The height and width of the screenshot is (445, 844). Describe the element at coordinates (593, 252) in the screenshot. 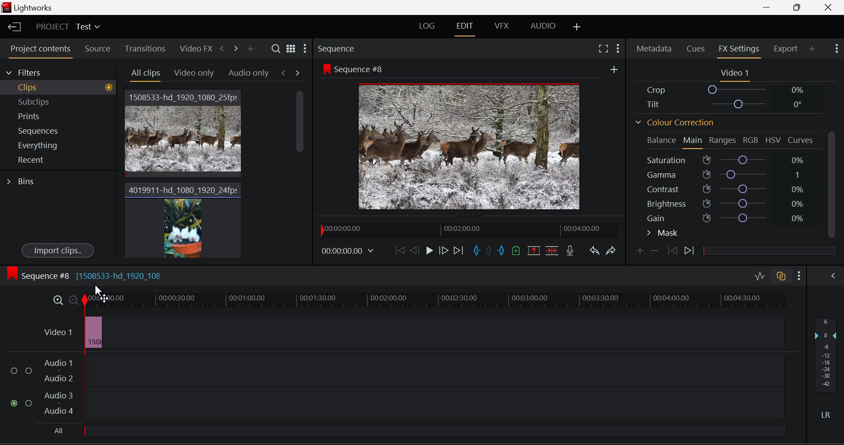

I see `Undo` at that location.